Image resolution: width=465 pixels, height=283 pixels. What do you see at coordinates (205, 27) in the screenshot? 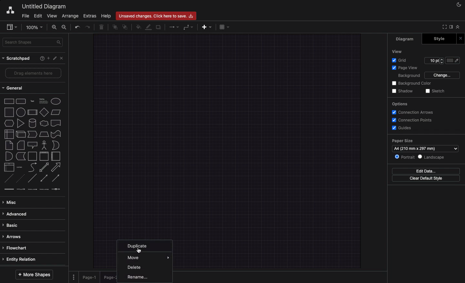
I see `Add` at bounding box center [205, 27].